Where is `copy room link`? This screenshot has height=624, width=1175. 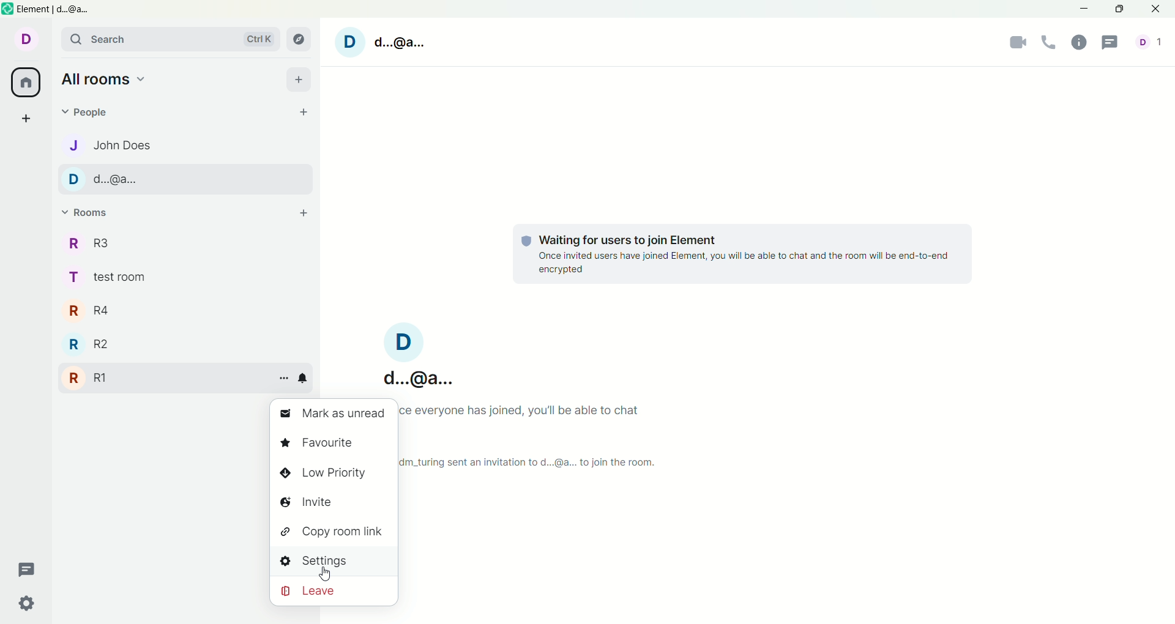
copy room link is located at coordinates (336, 533).